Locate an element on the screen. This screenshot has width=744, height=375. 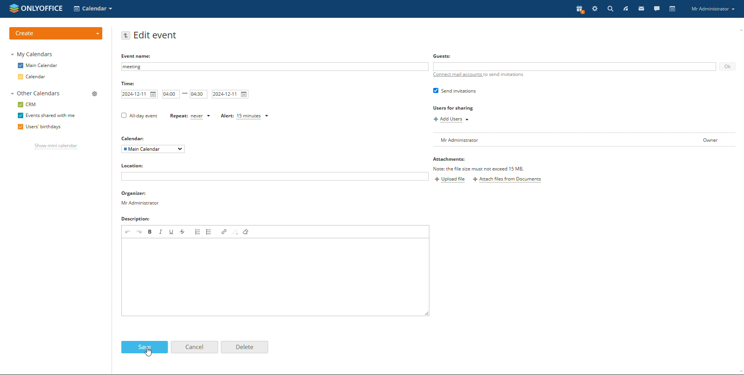
 is located at coordinates (443, 56).